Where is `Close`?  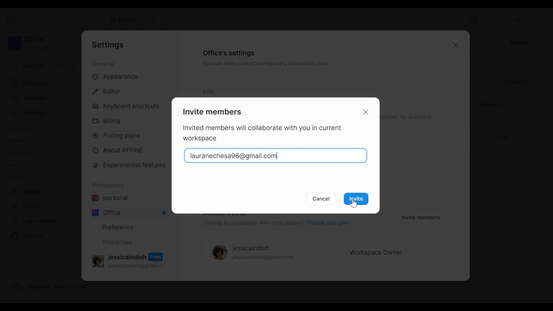
Close is located at coordinates (455, 46).